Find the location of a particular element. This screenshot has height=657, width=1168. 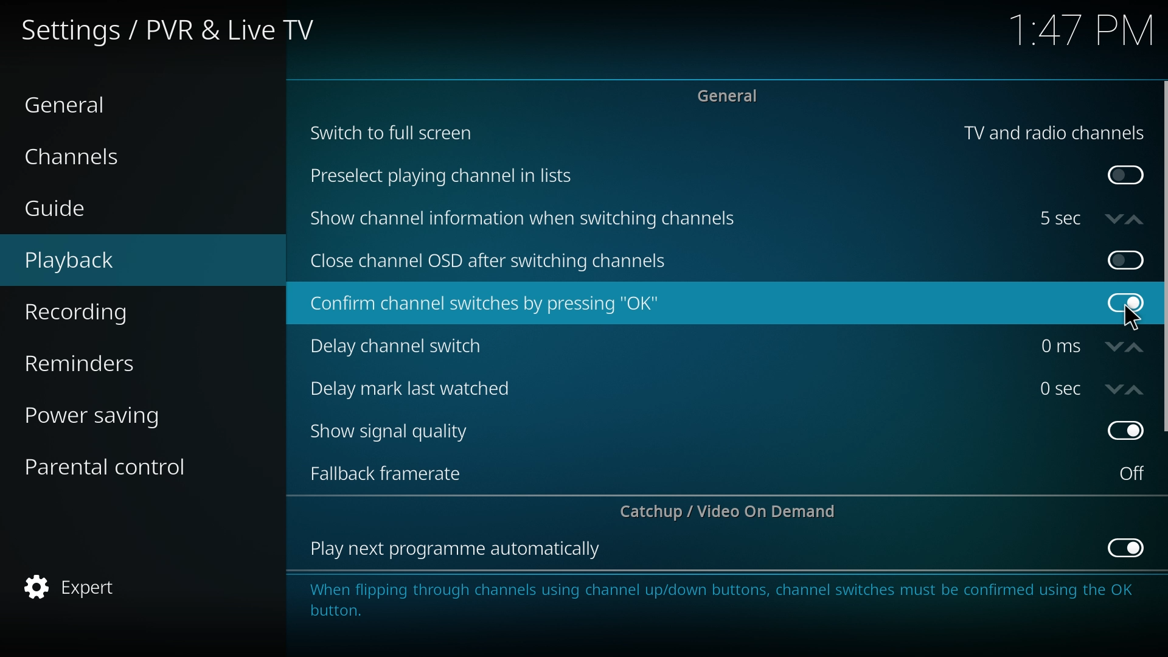

time is located at coordinates (1060, 218).